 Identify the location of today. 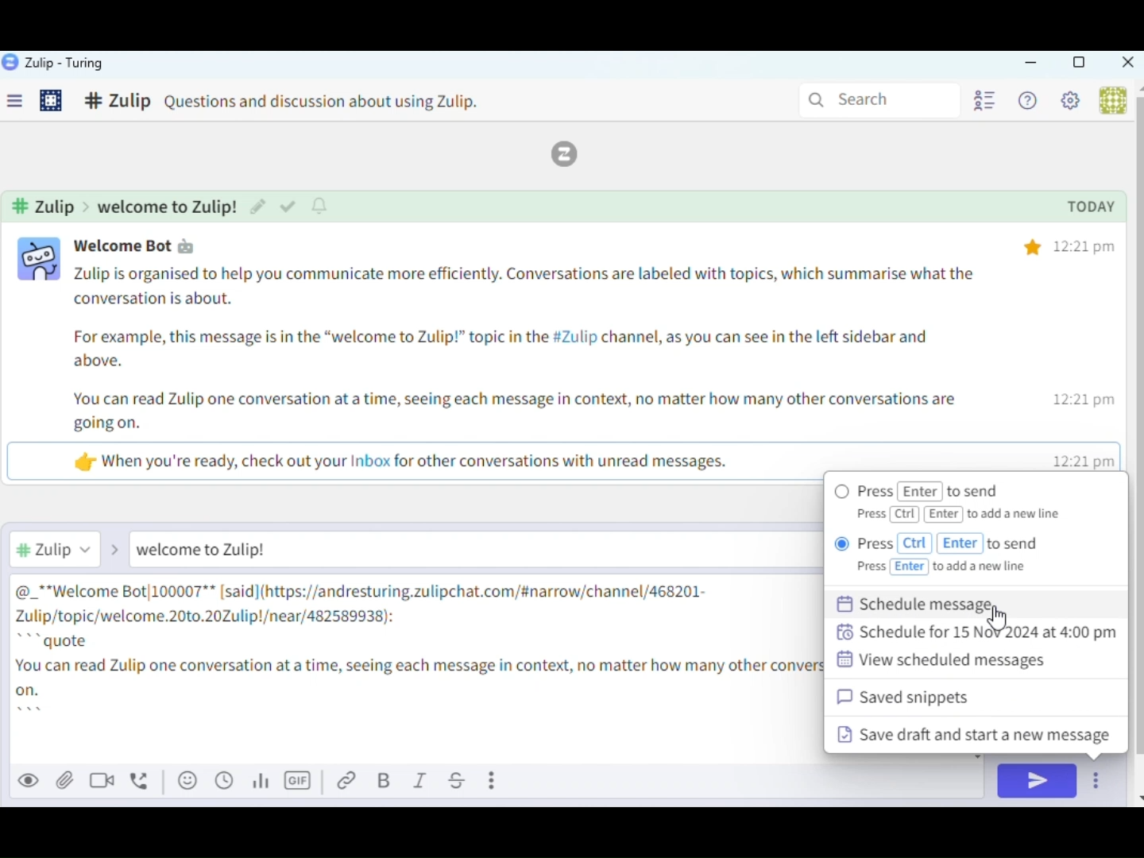
(1091, 208).